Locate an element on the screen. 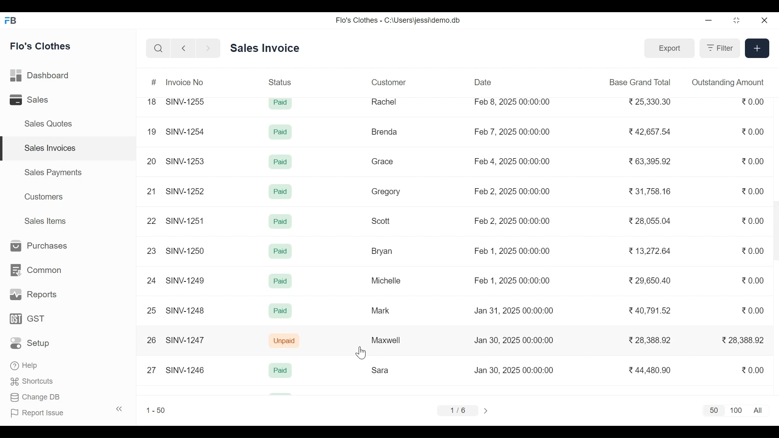 The width and height of the screenshot is (779, 438). Go Forward is located at coordinates (206, 49).